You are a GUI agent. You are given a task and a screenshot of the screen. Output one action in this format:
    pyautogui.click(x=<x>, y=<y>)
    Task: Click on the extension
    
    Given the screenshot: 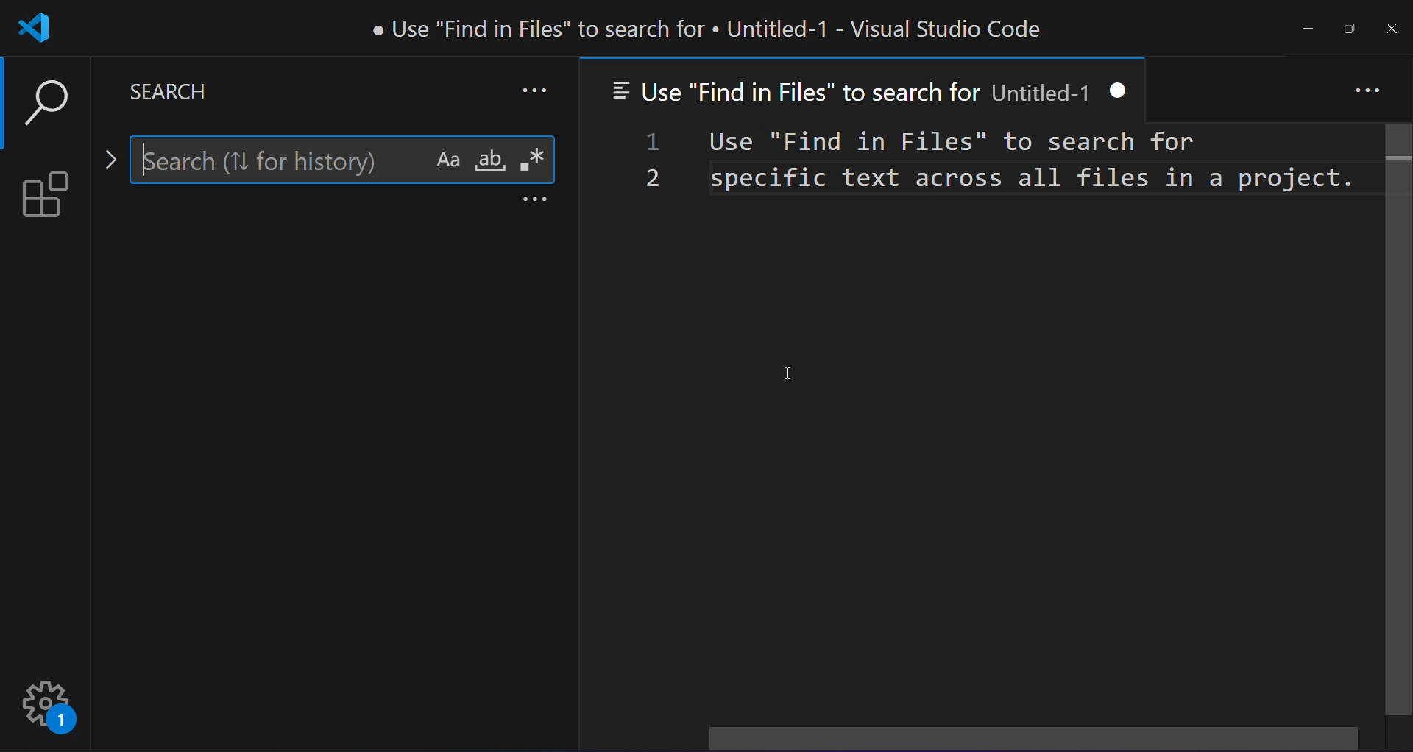 What is the action you would take?
    pyautogui.click(x=49, y=196)
    